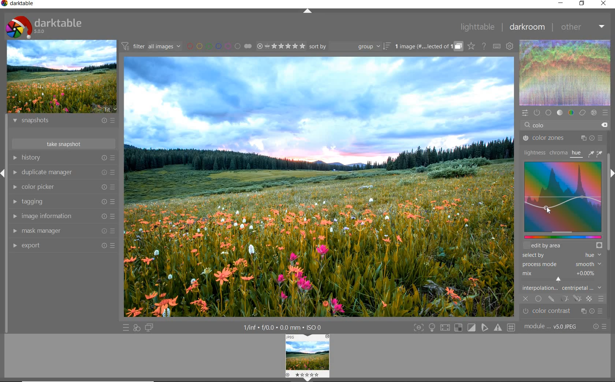  I want to click on quick access for applying any of your styles, so click(137, 328).